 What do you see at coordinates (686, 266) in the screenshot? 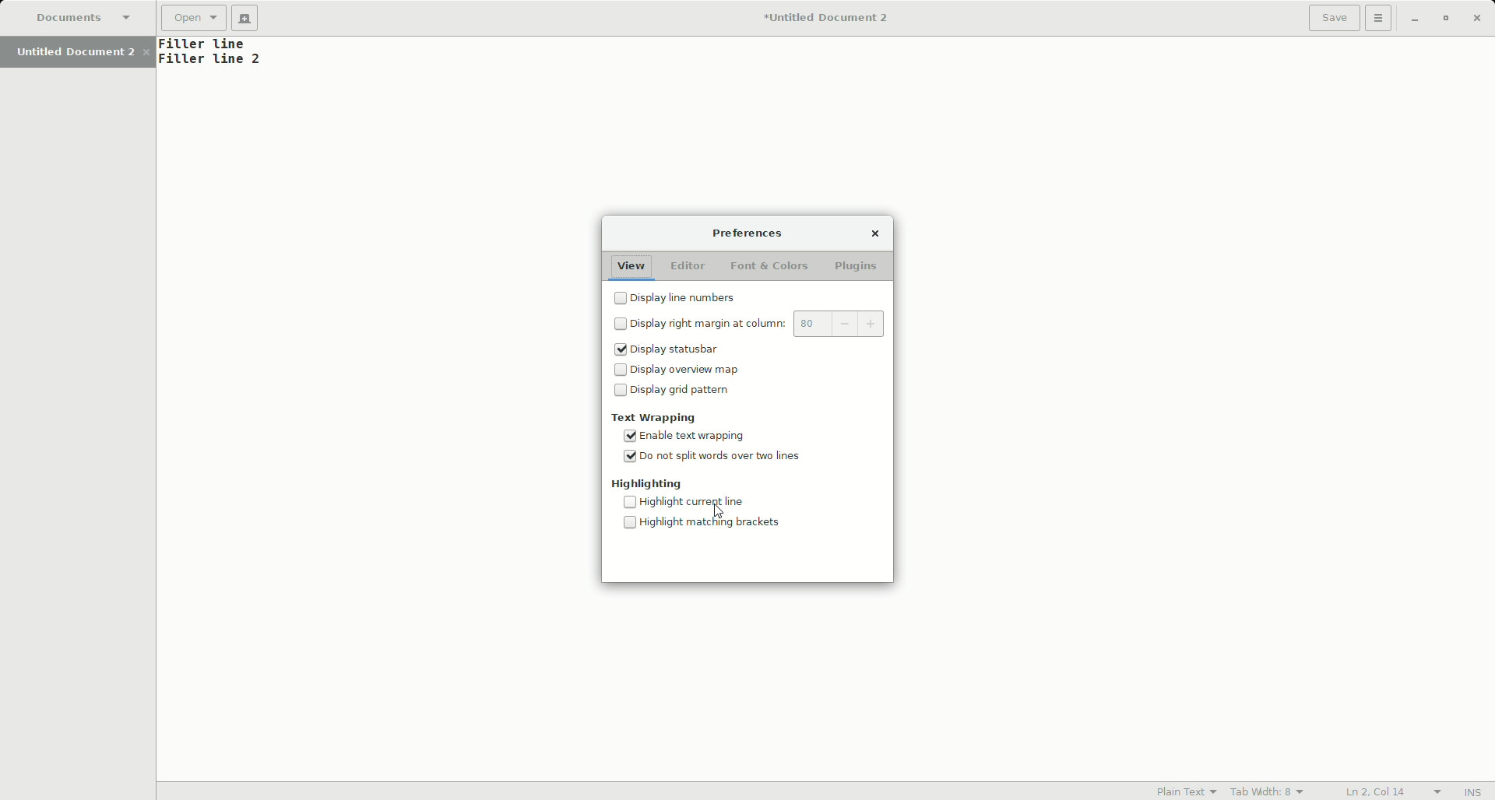
I see `Editor` at bounding box center [686, 266].